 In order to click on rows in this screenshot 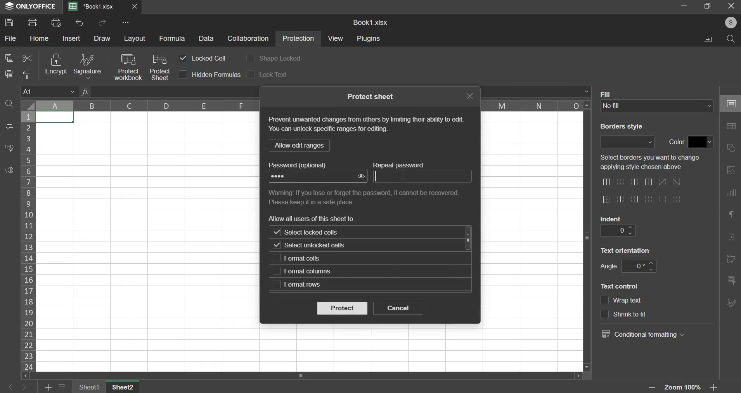, I will do `click(28, 240)`.